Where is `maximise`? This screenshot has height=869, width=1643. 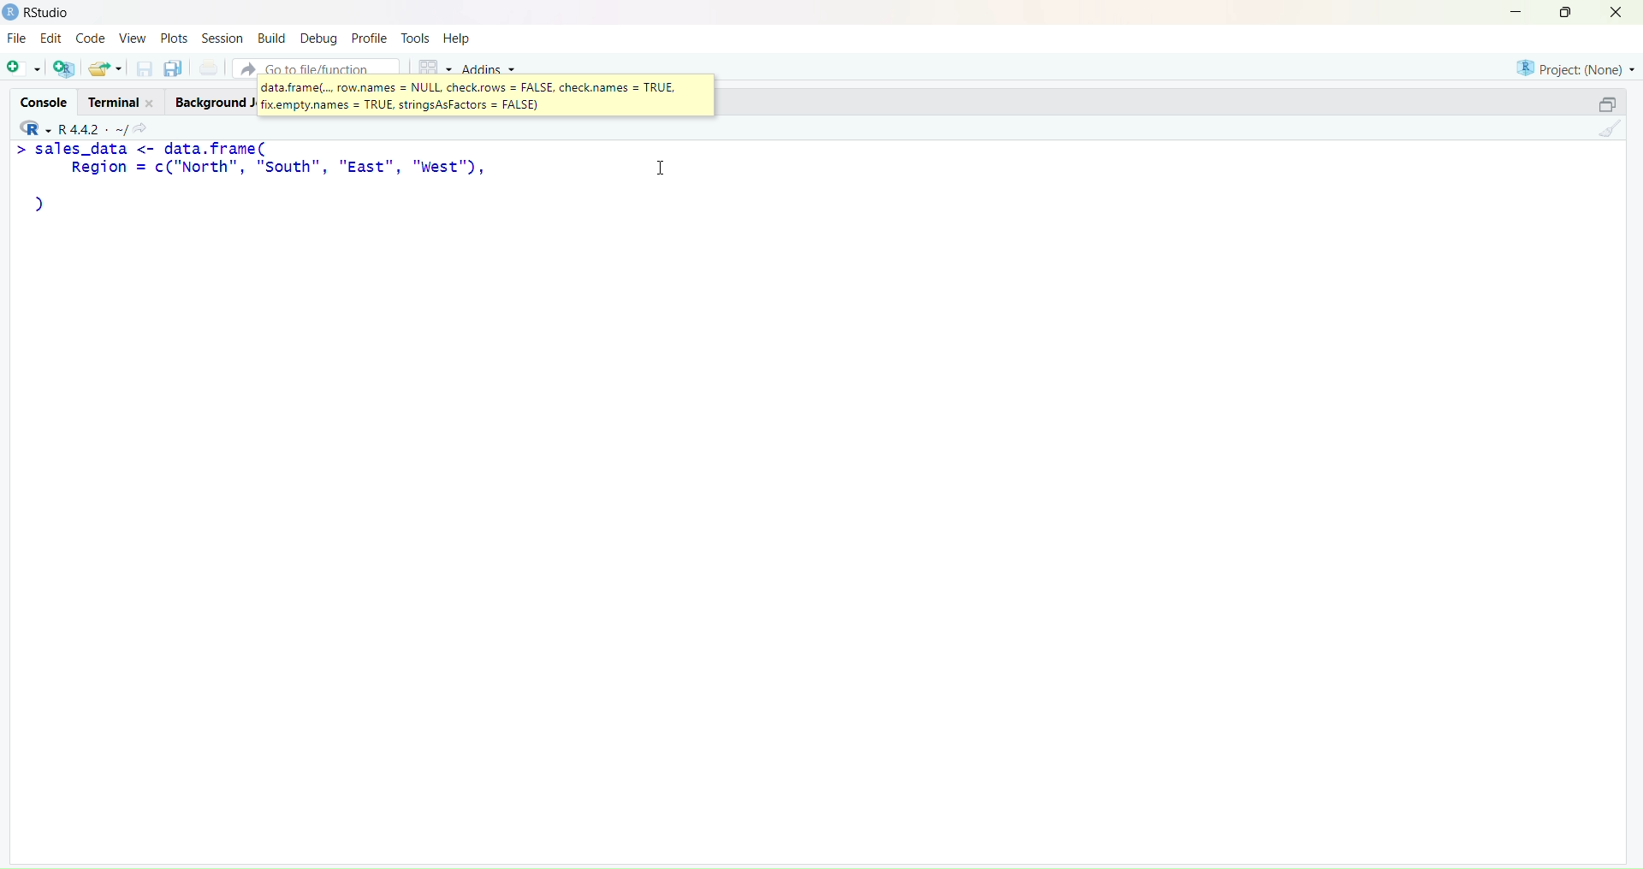
maximise is located at coordinates (1569, 12).